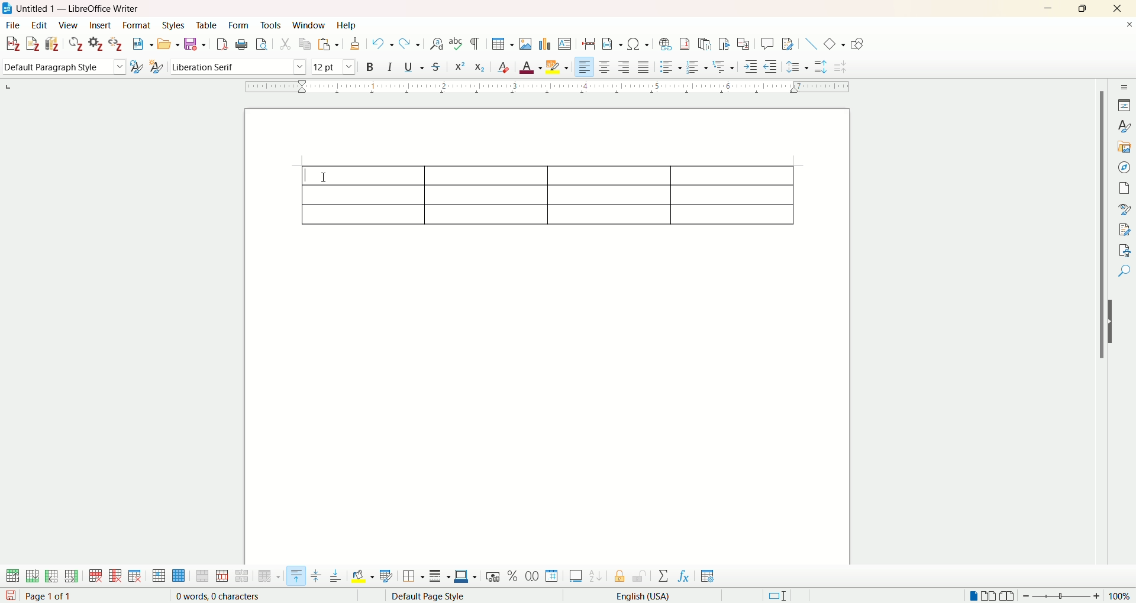 Image resolution: width=1136 pixels, height=603 pixels. Describe the element at coordinates (459, 67) in the screenshot. I see `superscript` at that location.